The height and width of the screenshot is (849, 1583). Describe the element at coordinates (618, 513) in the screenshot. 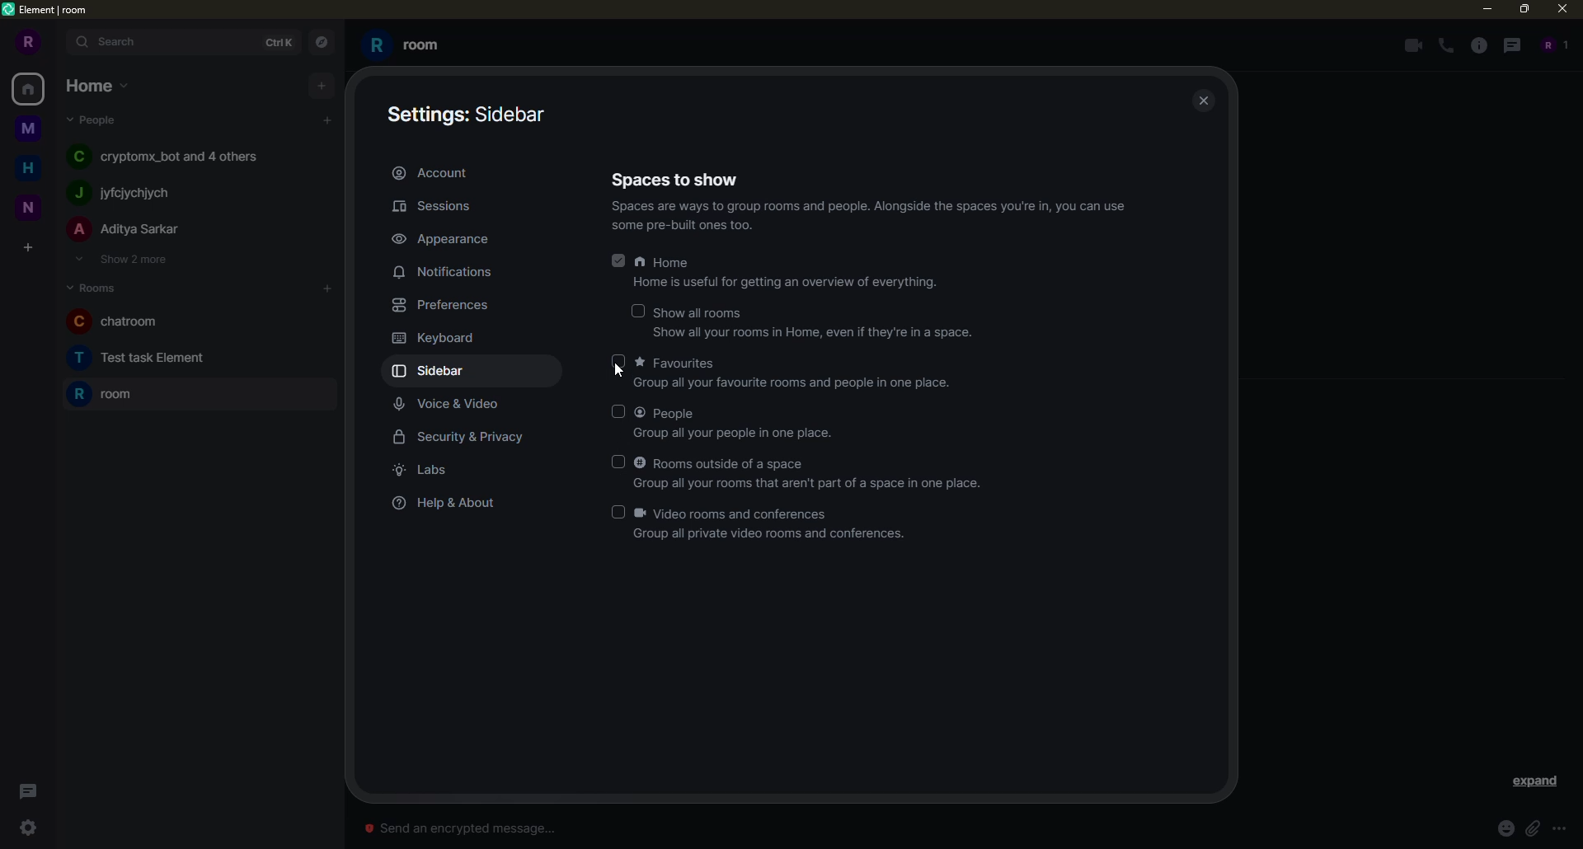

I see `select` at that location.